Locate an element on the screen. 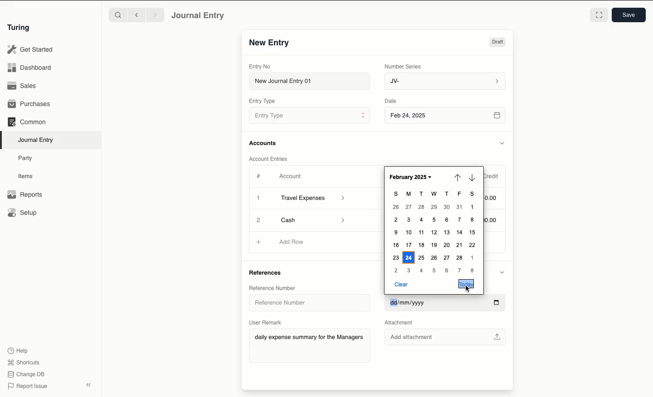 This screenshot has height=397, width=653. Save is located at coordinates (629, 15).